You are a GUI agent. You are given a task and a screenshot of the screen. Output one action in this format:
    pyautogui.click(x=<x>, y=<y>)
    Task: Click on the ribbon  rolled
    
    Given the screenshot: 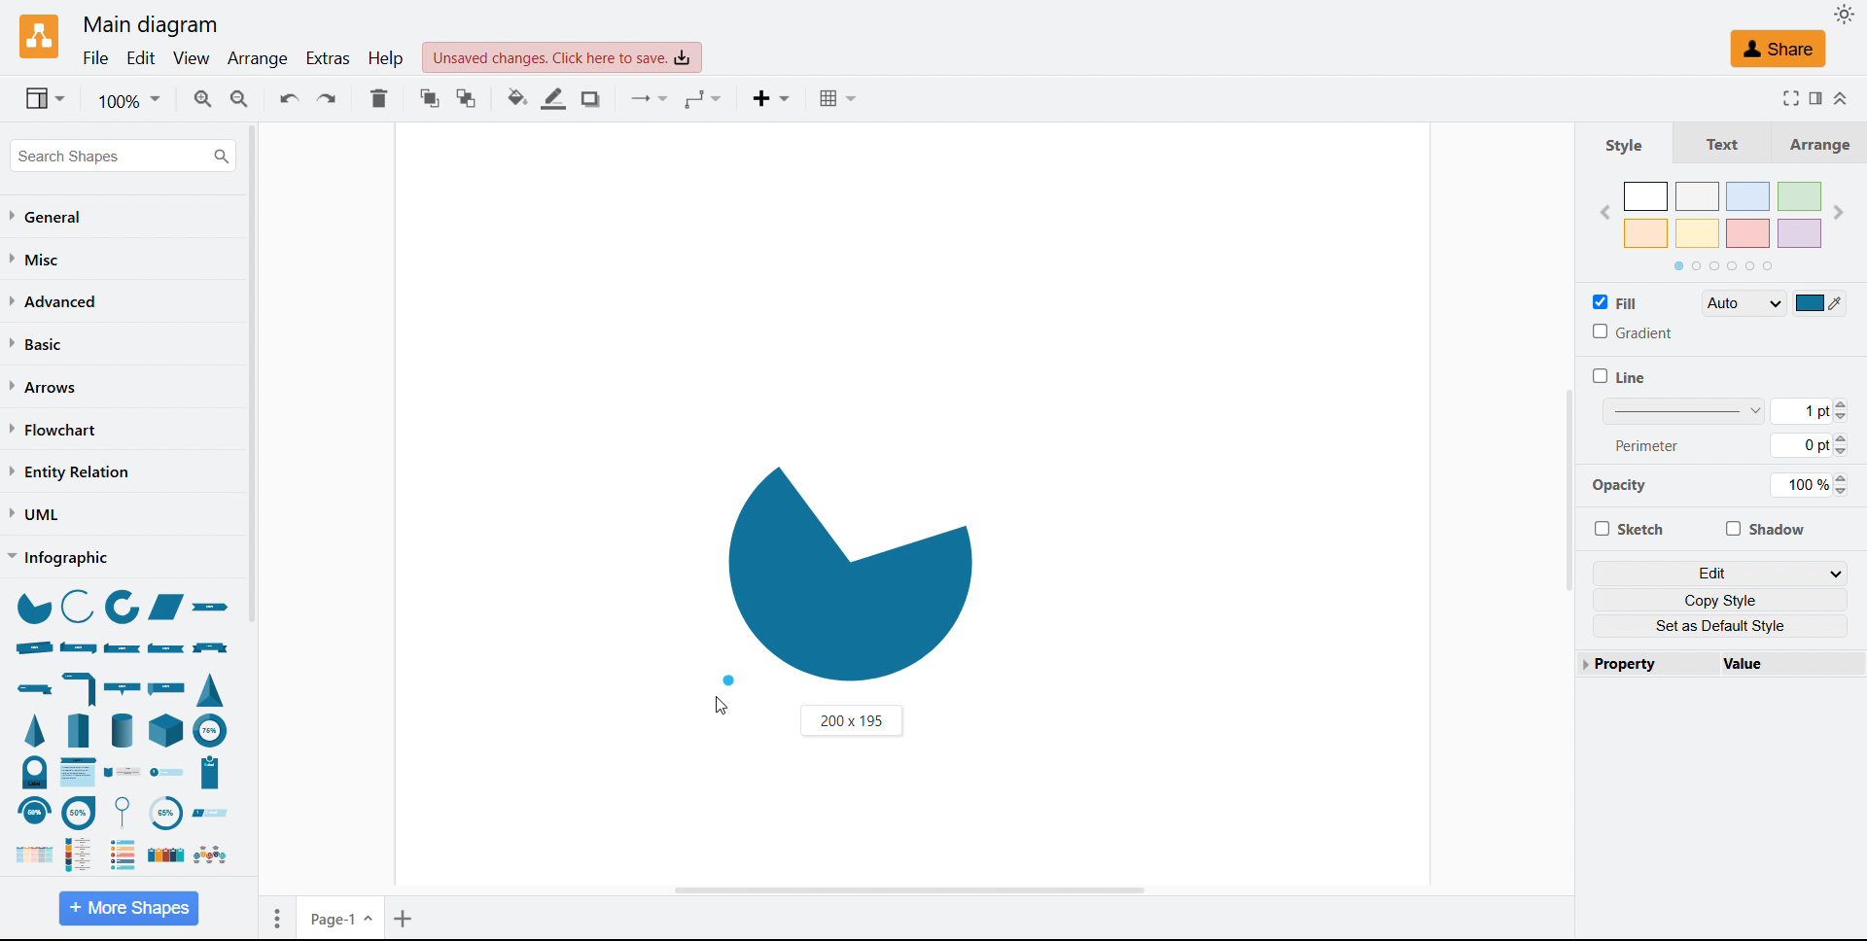 What is the action you would take?
    pyautogui.click(x=33, y=647)
    